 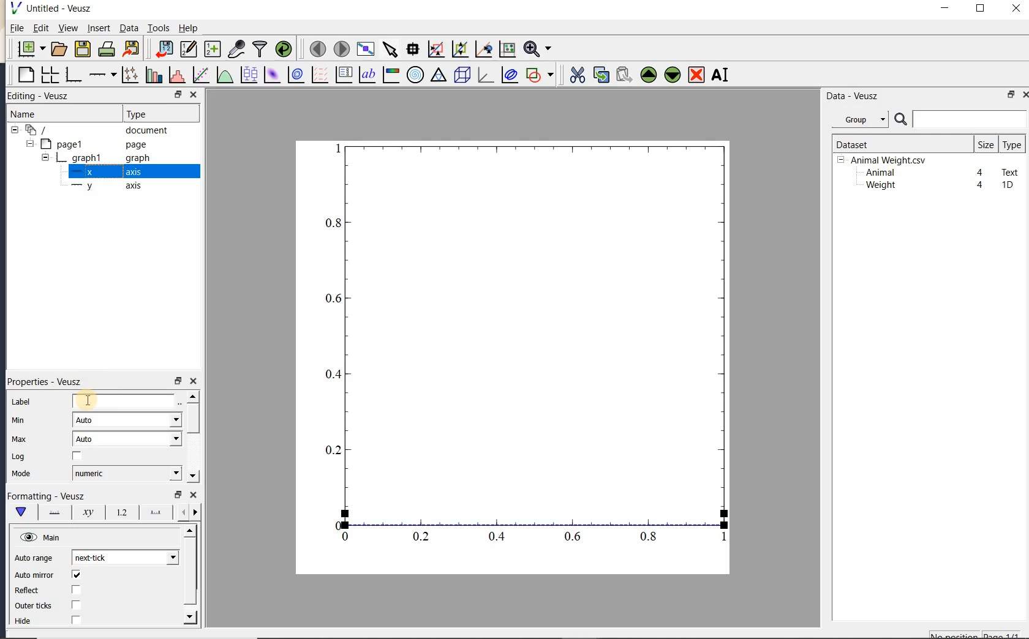 I want to click on Editing - Veusz, so click(x=45, y=96).